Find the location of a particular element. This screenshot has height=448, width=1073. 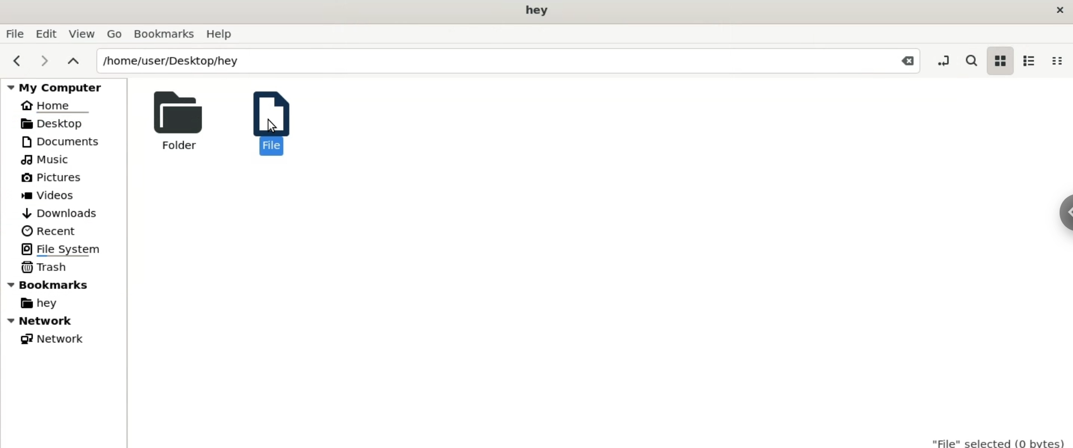

network is located at coordinates (67, 322).